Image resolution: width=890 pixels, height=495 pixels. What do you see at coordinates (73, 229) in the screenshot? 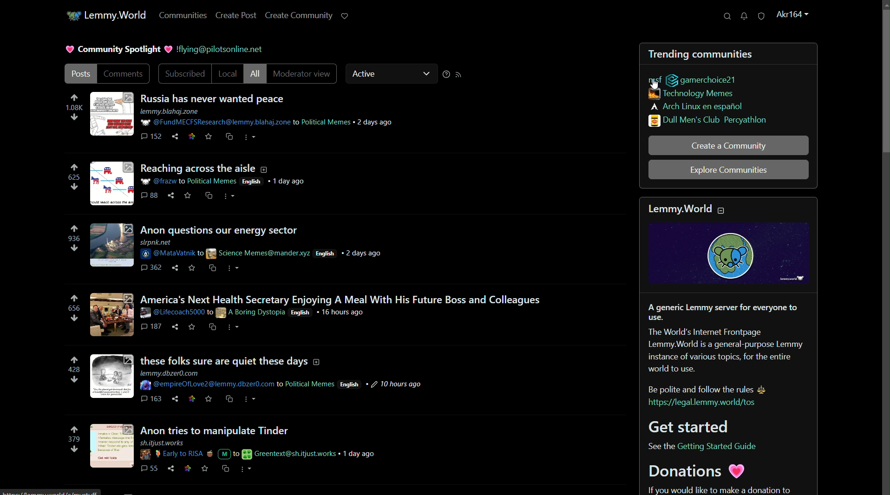
I see `upvote` at bounding box center [73, 229].